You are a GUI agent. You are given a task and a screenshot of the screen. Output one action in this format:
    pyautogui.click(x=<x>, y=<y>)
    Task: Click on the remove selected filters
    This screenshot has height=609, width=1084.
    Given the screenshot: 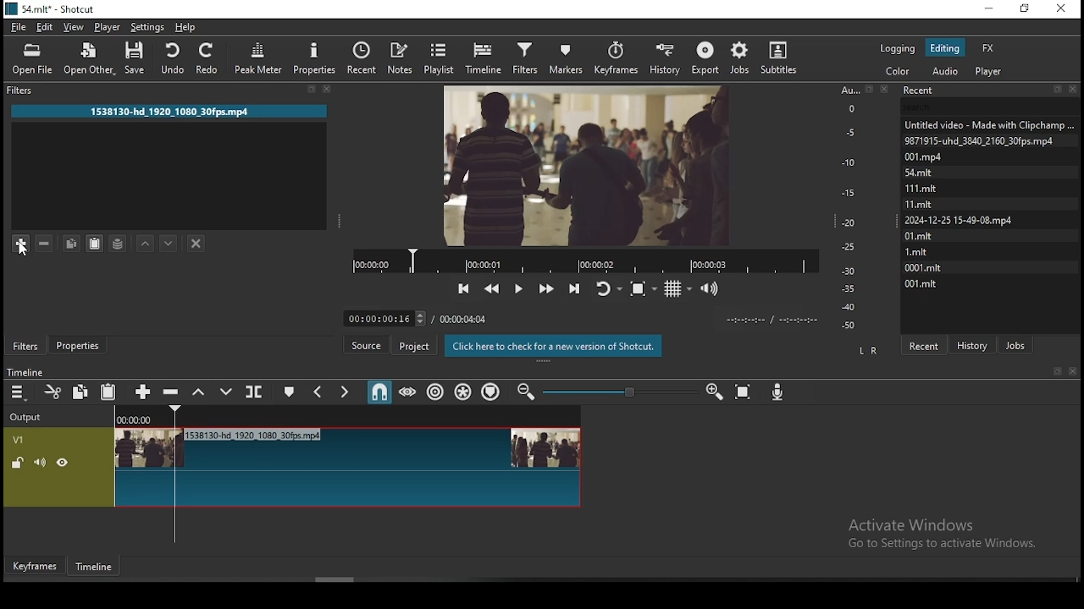 What is the action you would take?
    pyautogui.click(x=47, y=244)
    